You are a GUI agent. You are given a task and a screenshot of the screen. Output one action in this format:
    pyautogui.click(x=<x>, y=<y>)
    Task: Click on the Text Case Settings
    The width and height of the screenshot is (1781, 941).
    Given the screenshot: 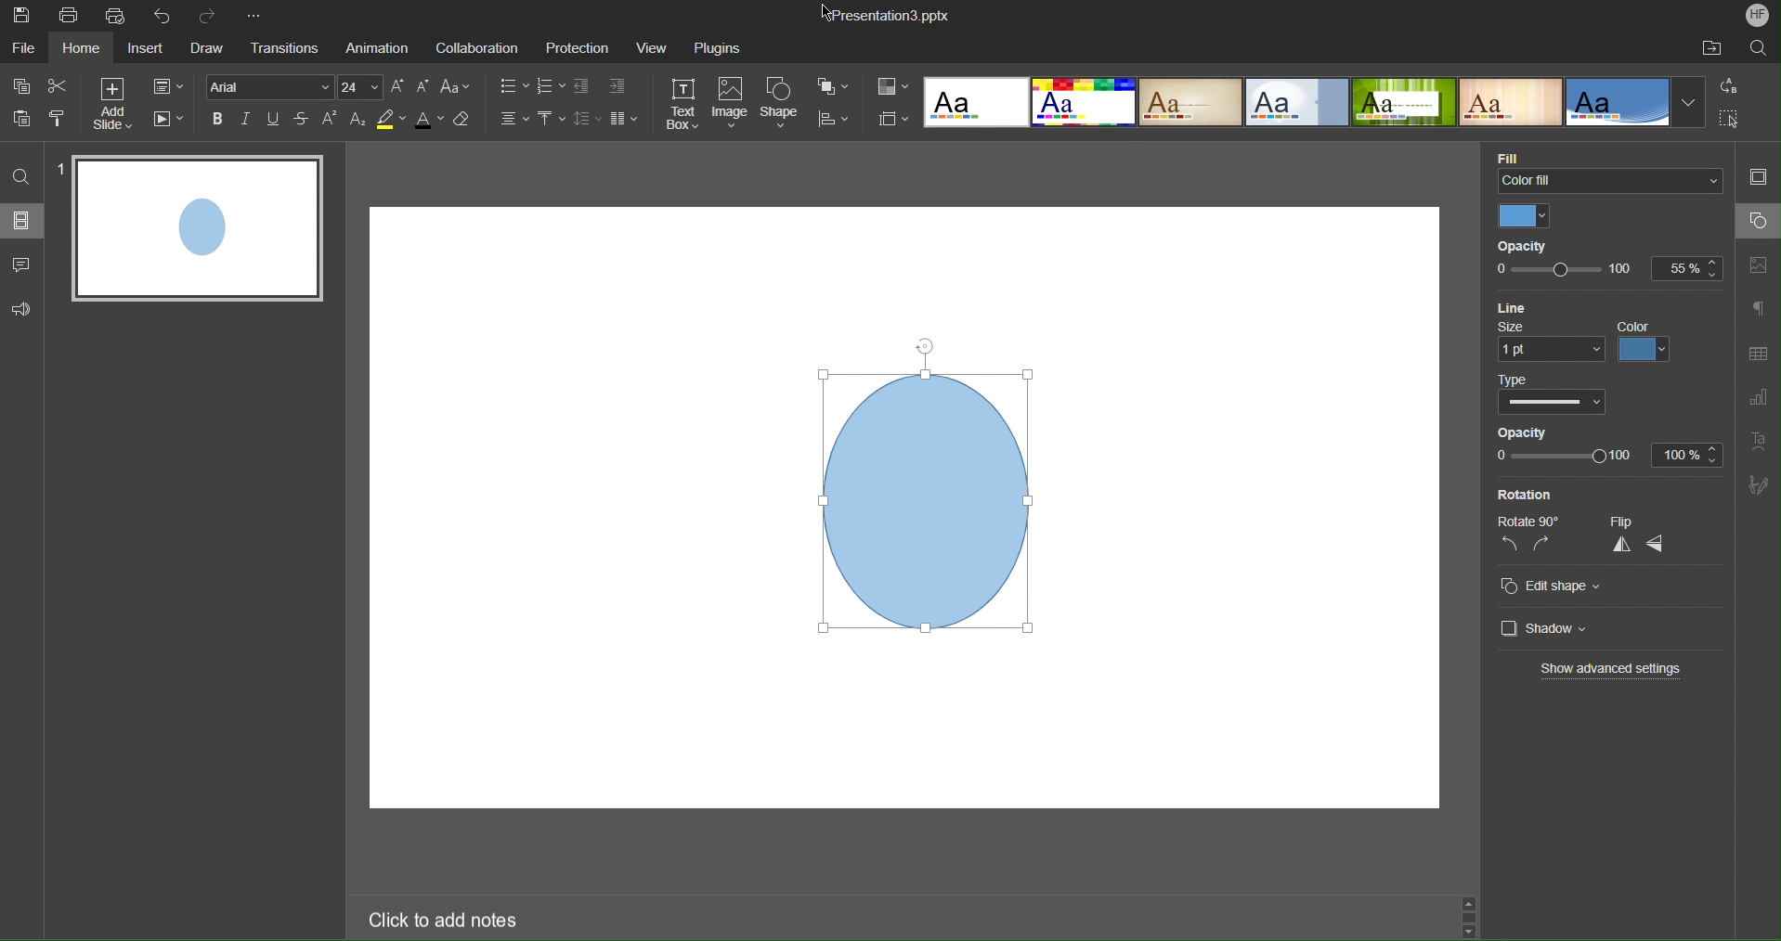 What is the action you would take?
    pyautogui.click(x=459, y=87)
    